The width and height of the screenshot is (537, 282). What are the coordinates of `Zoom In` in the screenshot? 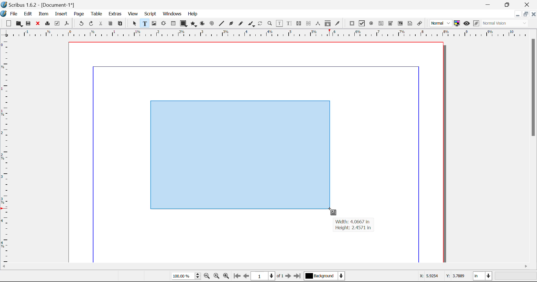 It's located at (226, 277).